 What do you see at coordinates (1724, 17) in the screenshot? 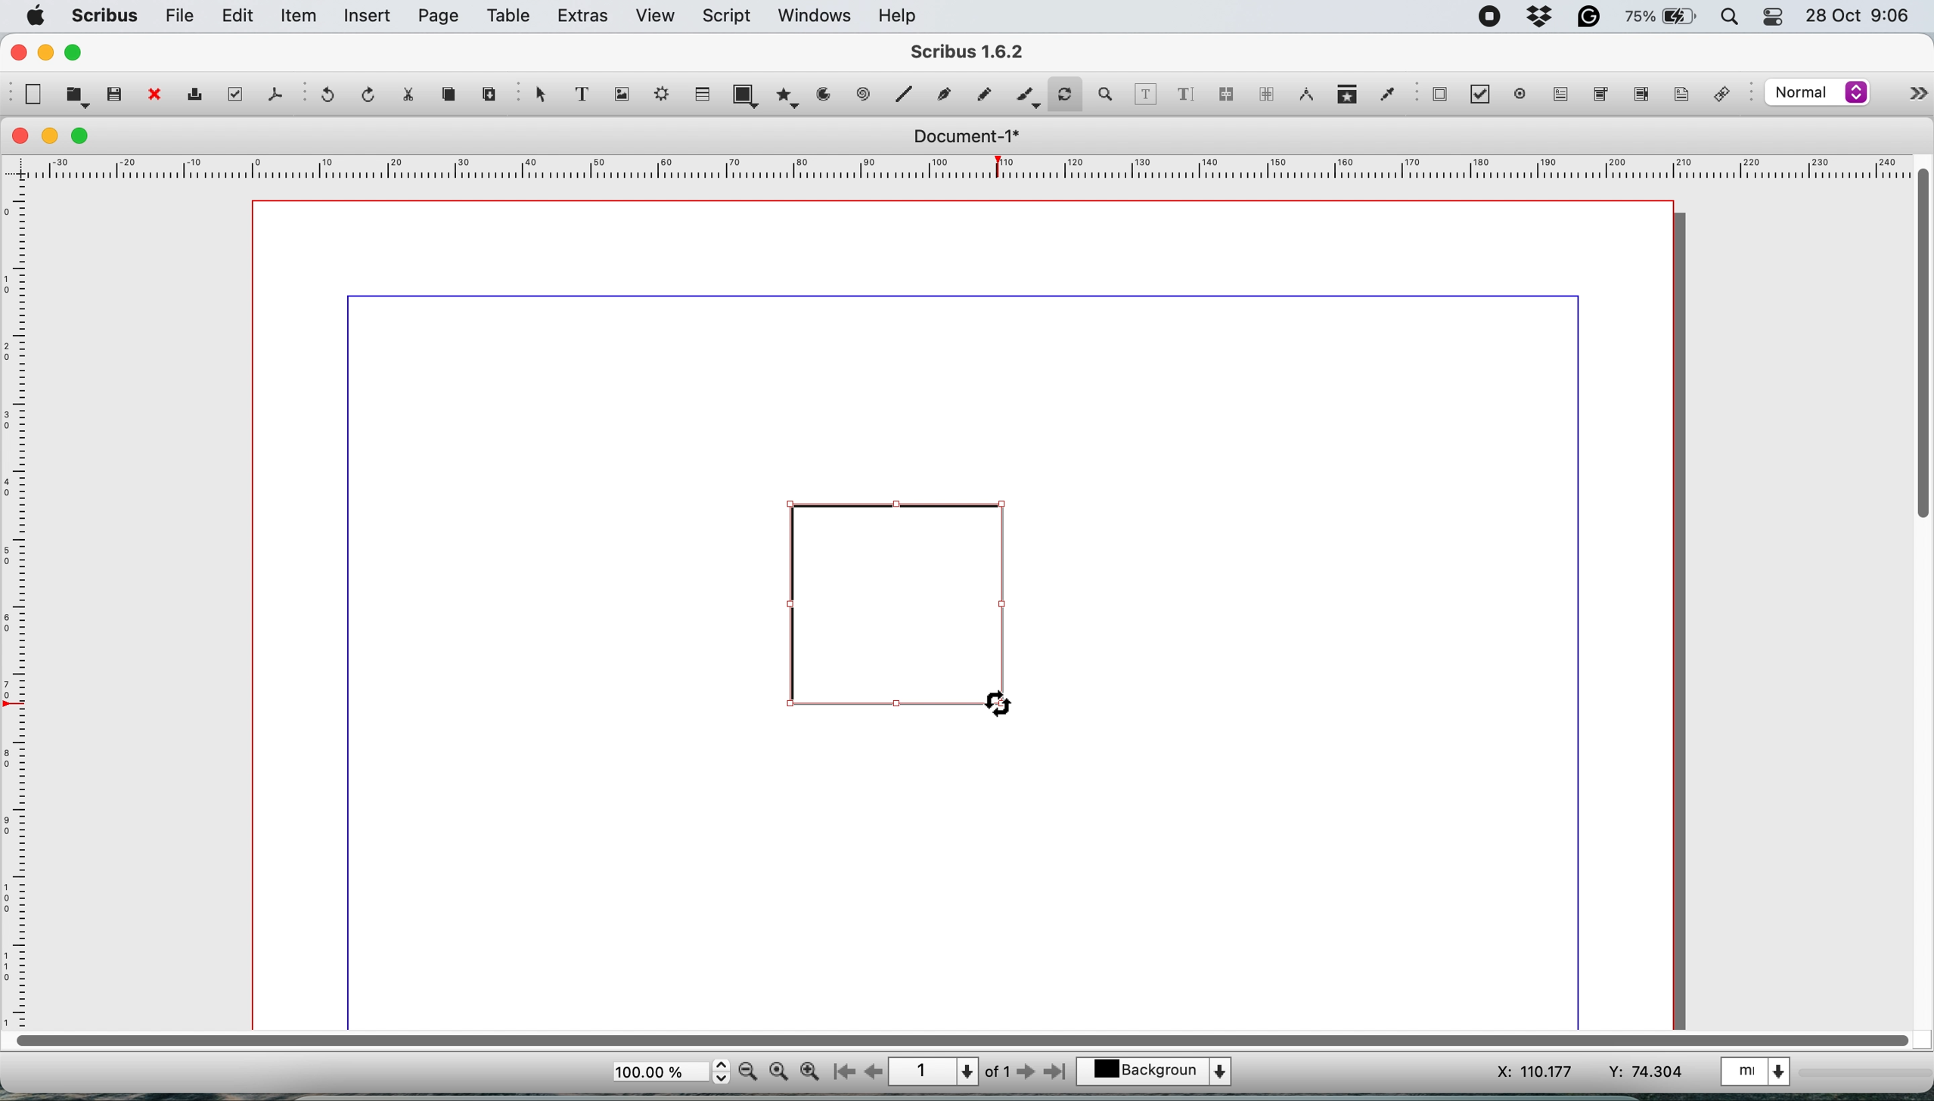
I see `spotlight search` at bounding box center [1724, 17].